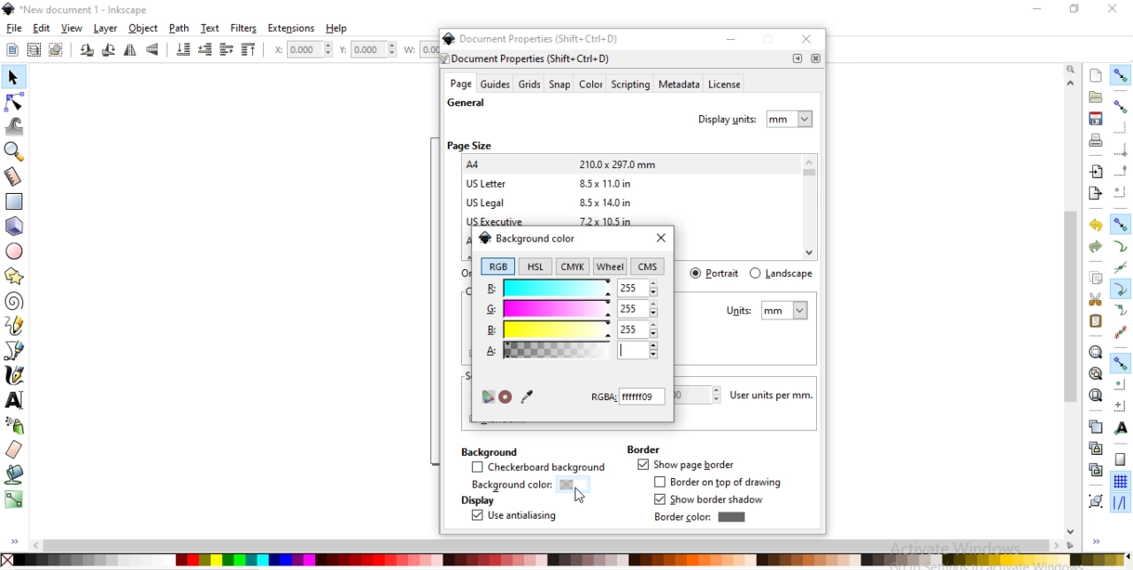 The height and width of the screenshot is (570, 1133). Describe the element at coordinates (721, 482) in the screenshot. I see `border on top of drawing` at that location.